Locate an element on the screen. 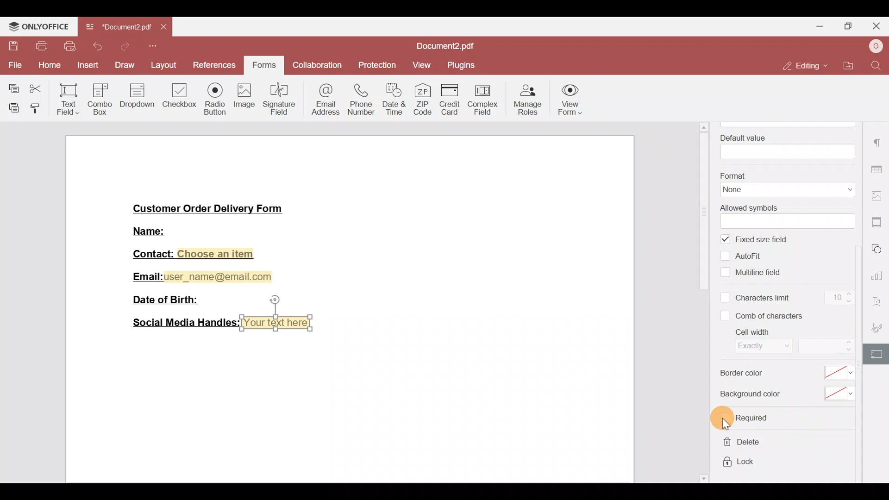 The width and height of the screenshot is (889, 500). Draw is located at coordinates (125, 64).